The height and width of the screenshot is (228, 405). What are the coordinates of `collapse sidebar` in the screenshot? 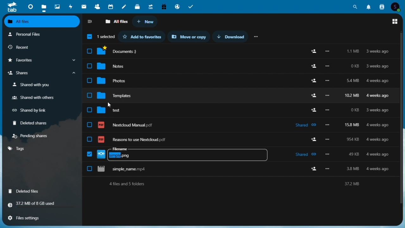 It's located at (90, 22).